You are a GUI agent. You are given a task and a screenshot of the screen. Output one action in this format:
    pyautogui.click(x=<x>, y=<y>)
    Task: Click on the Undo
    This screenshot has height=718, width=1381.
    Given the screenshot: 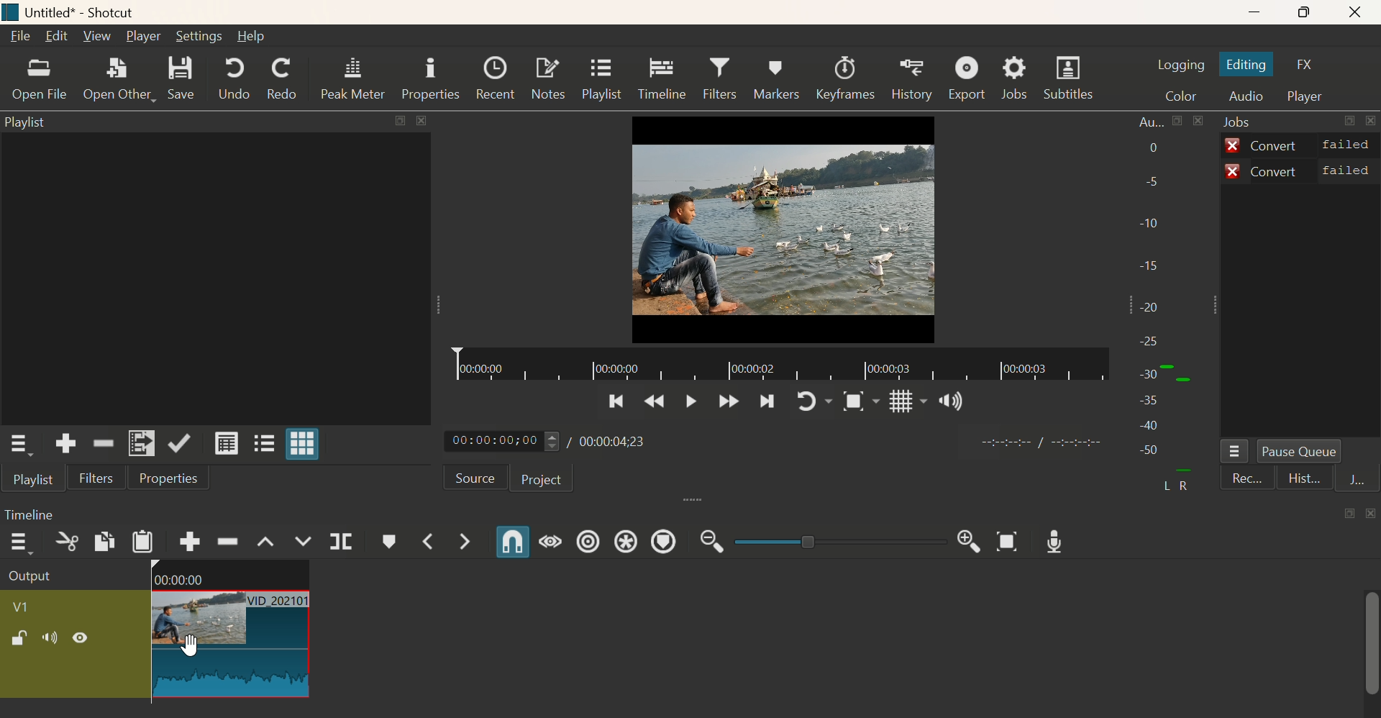 What is the action you would take?
    pyautogui.click(x=234, y=78)
    